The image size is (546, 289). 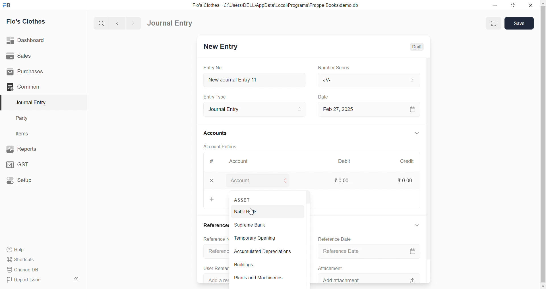 What do you see at coordinates (411, 162) in the screenshot?
I see `Credit` at bounding box center [411, 162].